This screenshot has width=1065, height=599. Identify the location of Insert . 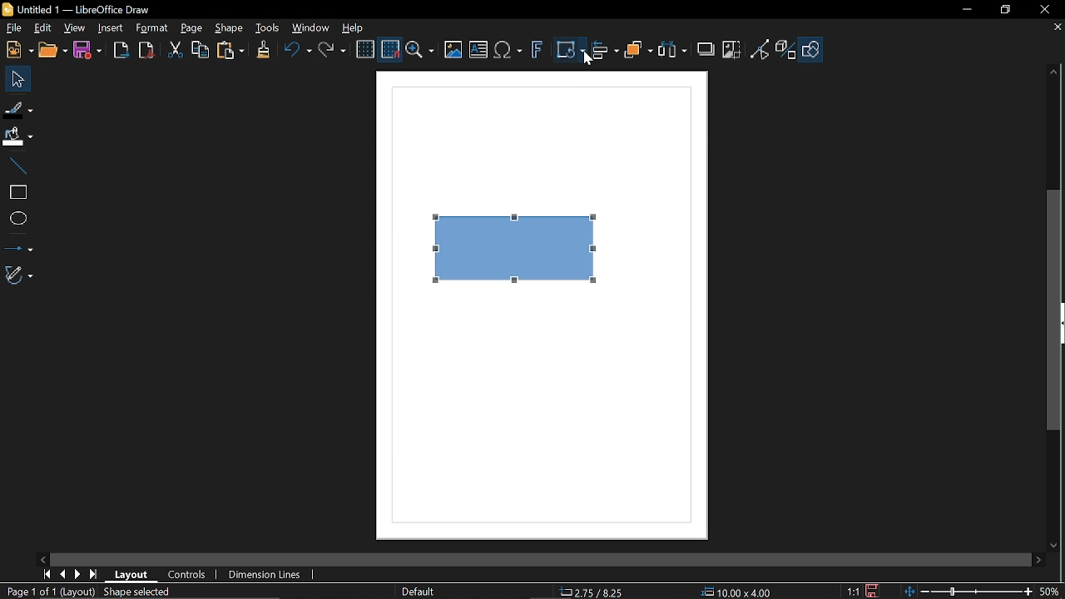
(110, 29).